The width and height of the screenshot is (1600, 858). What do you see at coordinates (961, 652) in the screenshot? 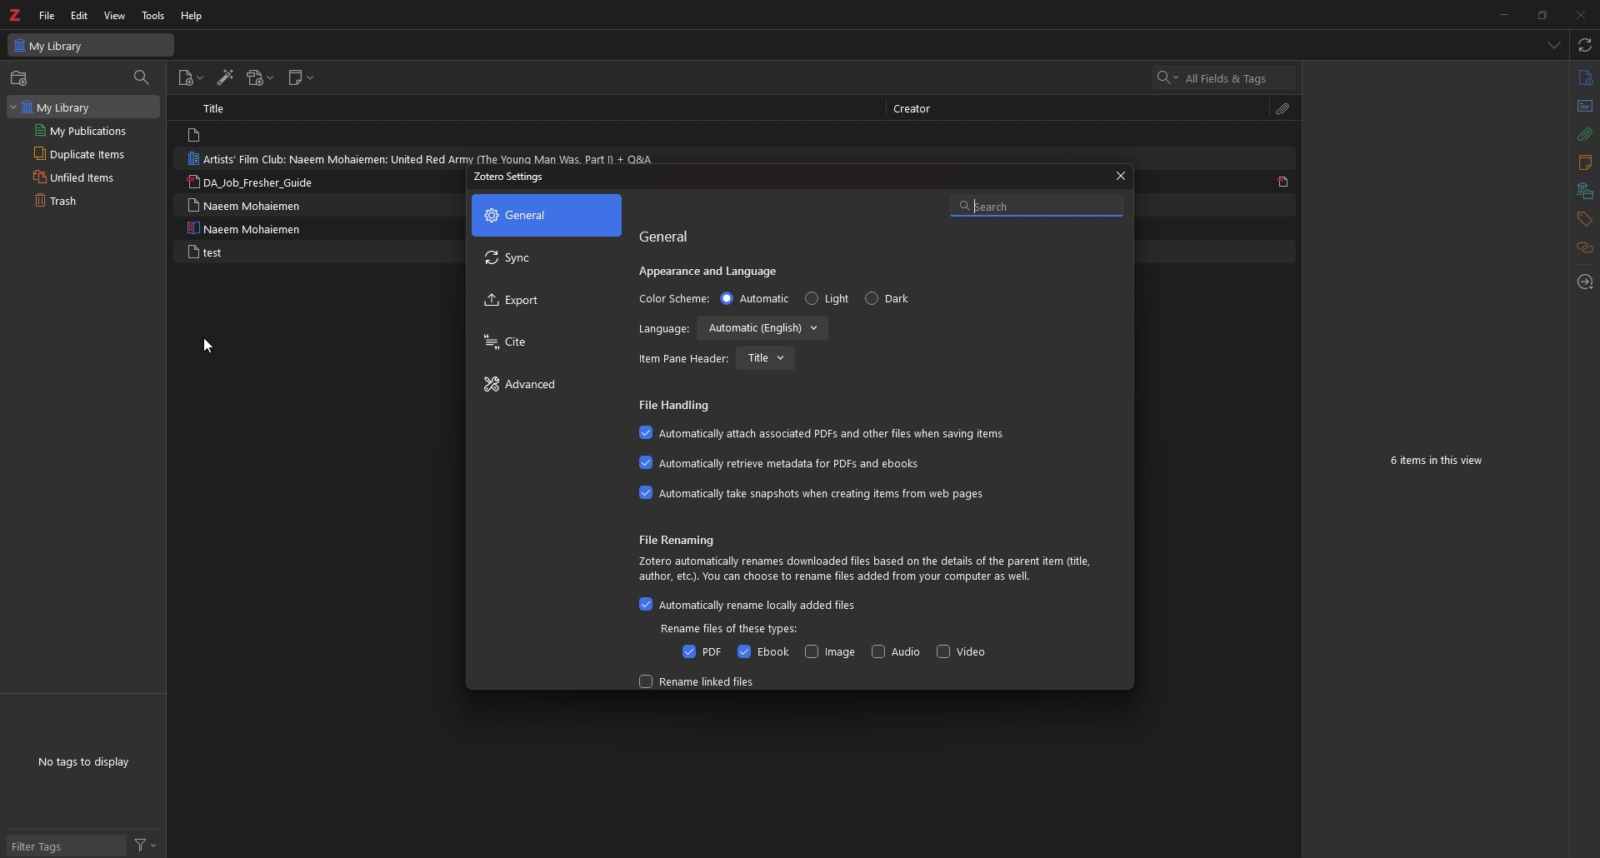
I see `video` at bounding box center [961, 652].